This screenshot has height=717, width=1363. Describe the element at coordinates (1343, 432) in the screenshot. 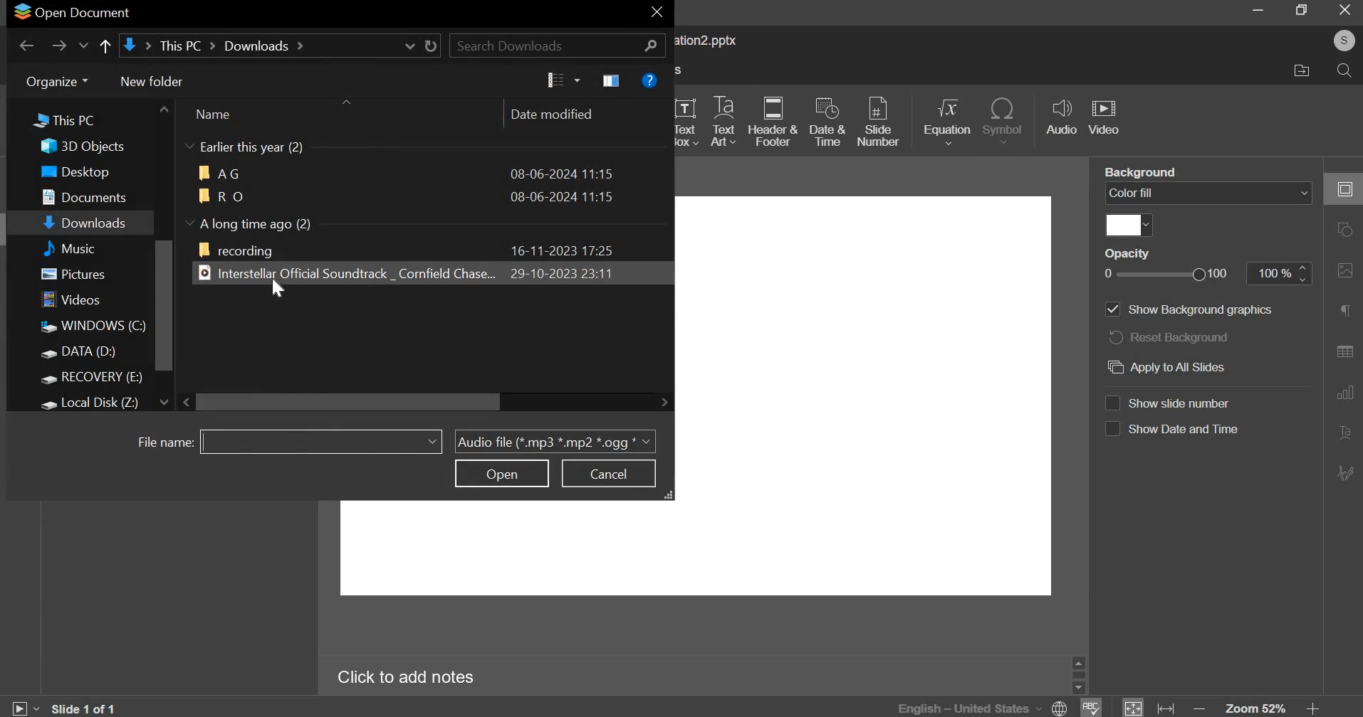

I see `text art settings` at that location.